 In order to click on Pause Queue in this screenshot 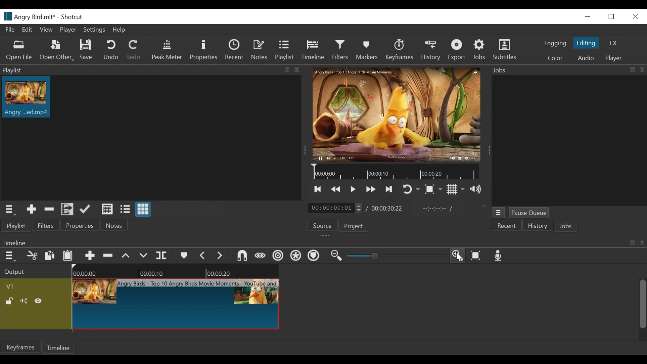, I will do `click(529, 212)`.